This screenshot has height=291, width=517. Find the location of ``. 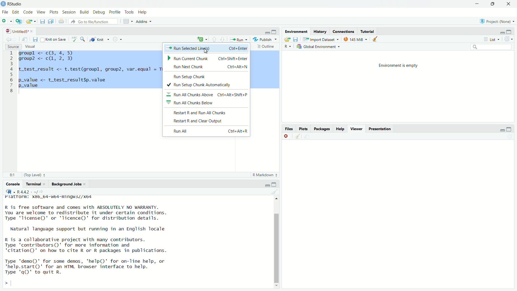

 is located at coordinates (288, 47).